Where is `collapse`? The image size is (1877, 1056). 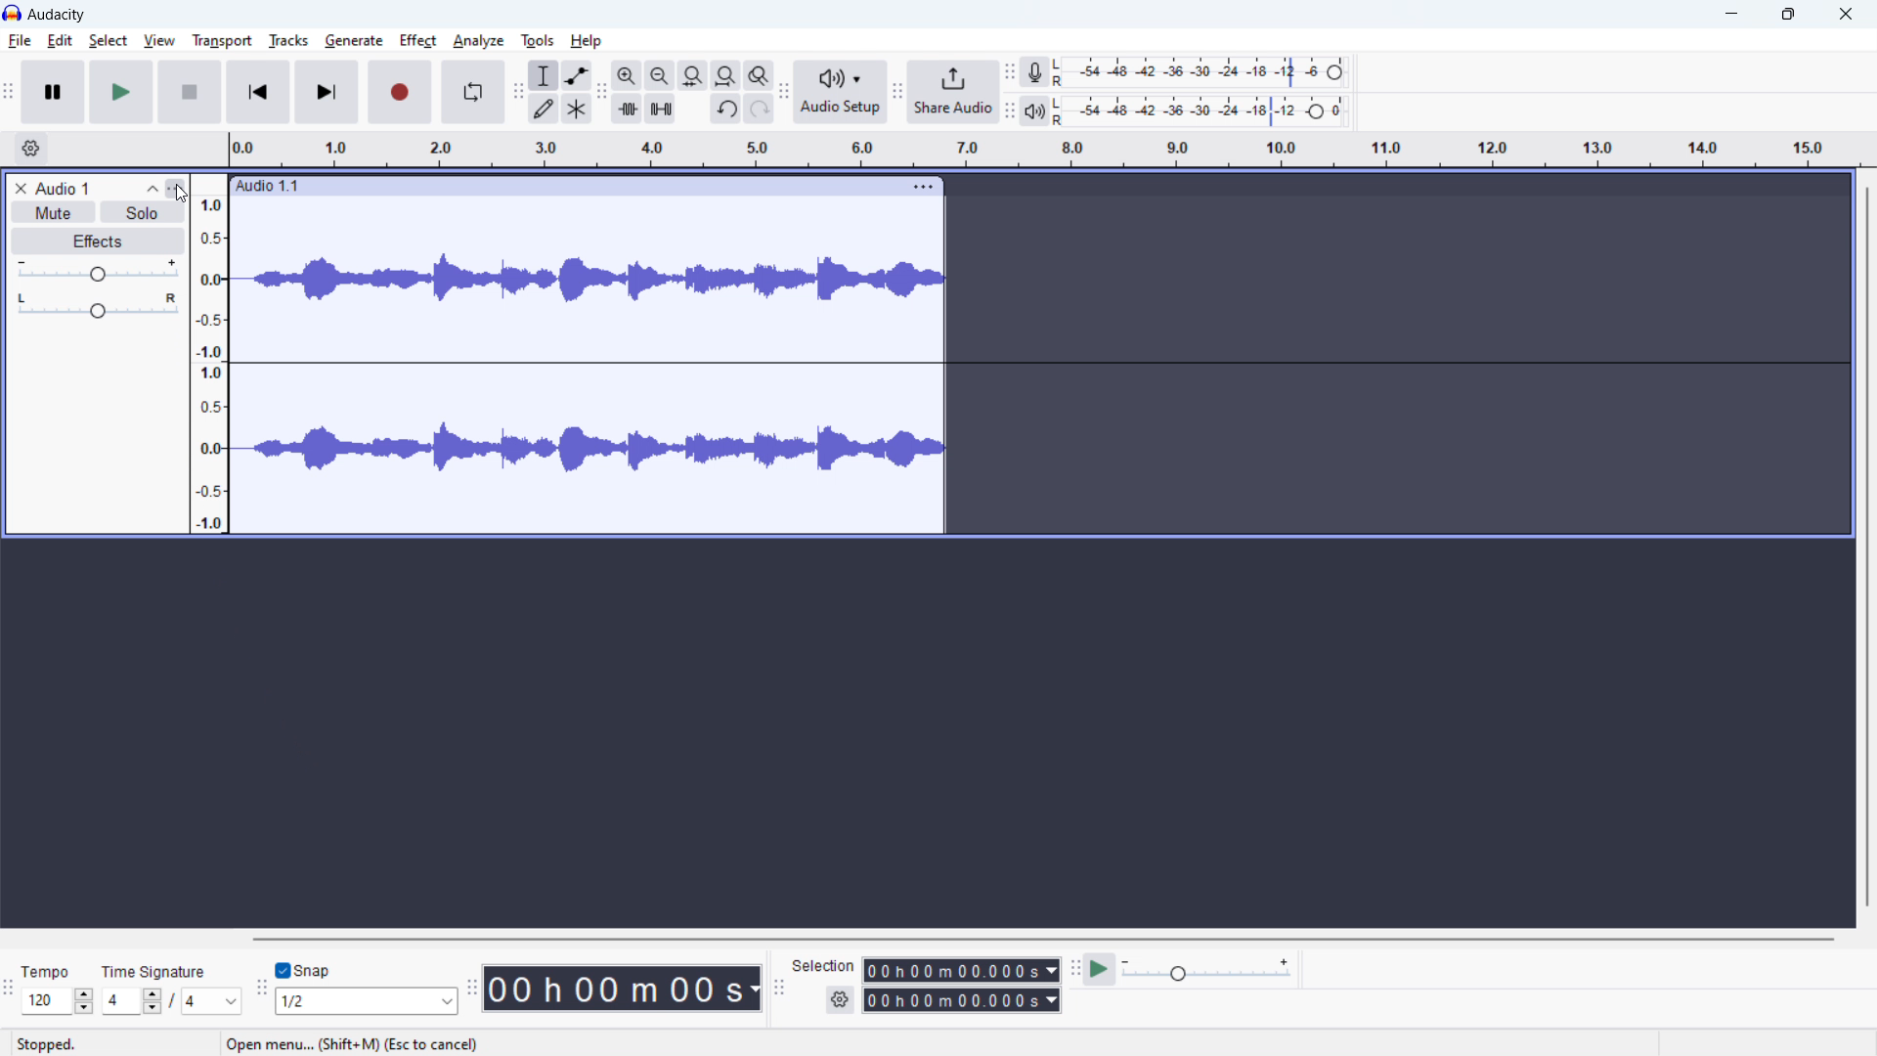
collapse is located at coordinates (152, 188).